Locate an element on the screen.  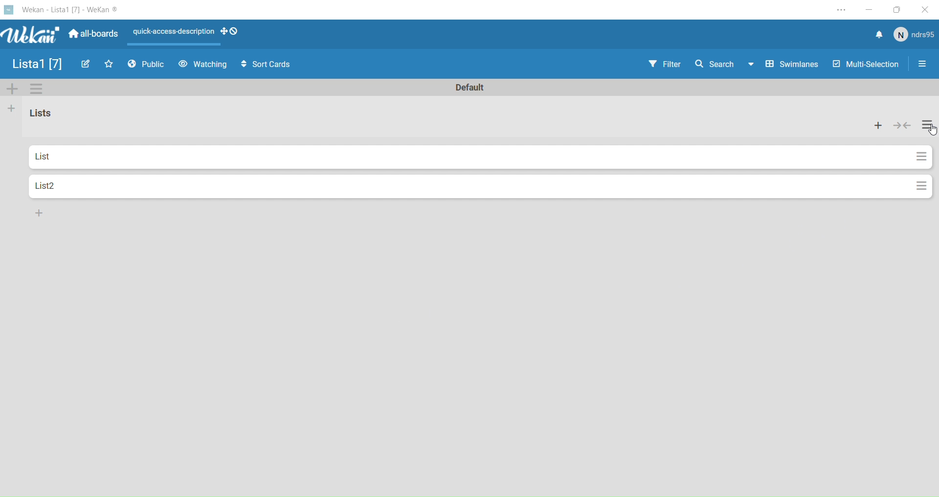
Multi Selection is located at coordinates (867, 64).